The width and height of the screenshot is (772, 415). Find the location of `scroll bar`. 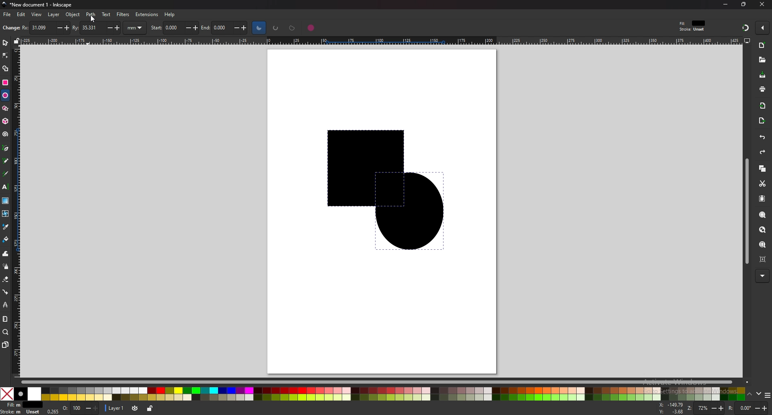

scroll bar is located at coordinates (380, 381).